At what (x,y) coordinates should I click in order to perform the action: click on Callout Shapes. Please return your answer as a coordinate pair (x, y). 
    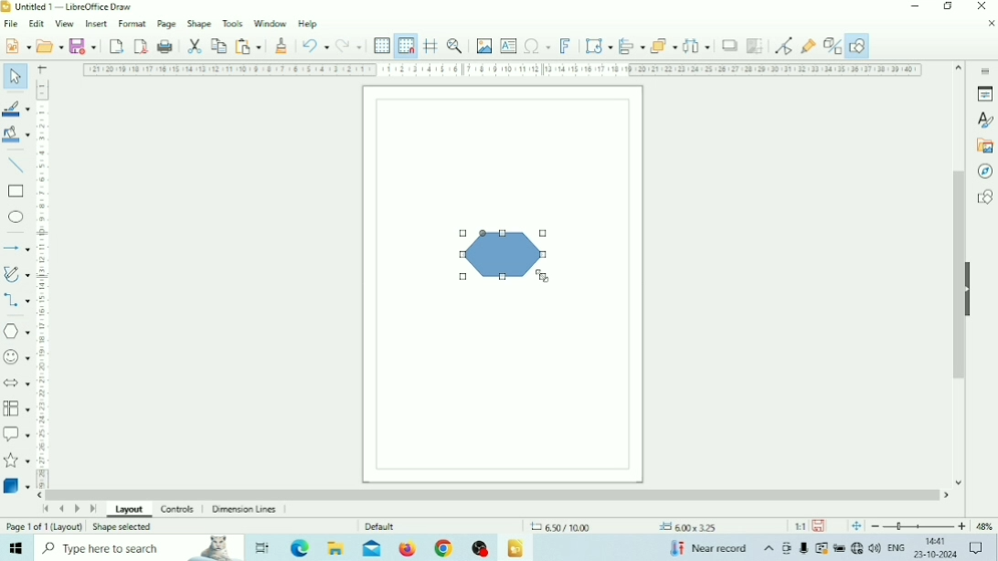
    Looking at the image, I should click on (16, 434).